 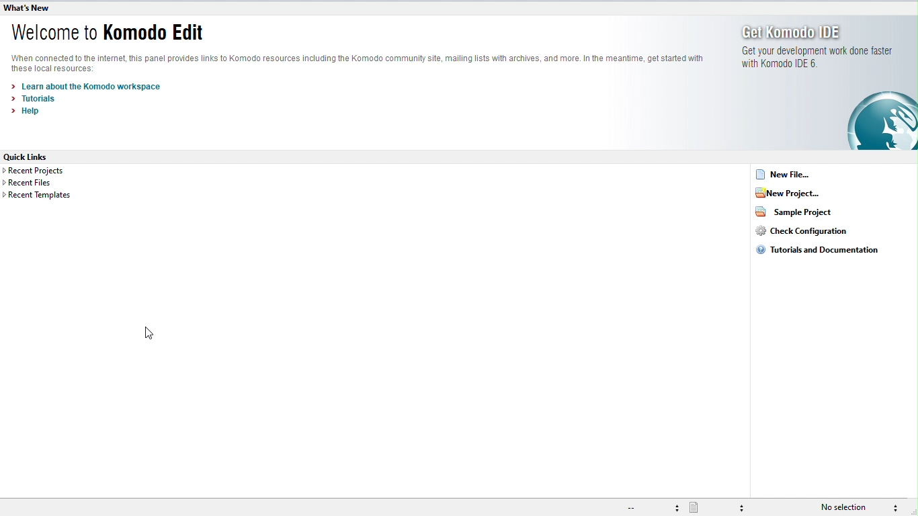 I want to click on recent project, so click(x=49, y=172).